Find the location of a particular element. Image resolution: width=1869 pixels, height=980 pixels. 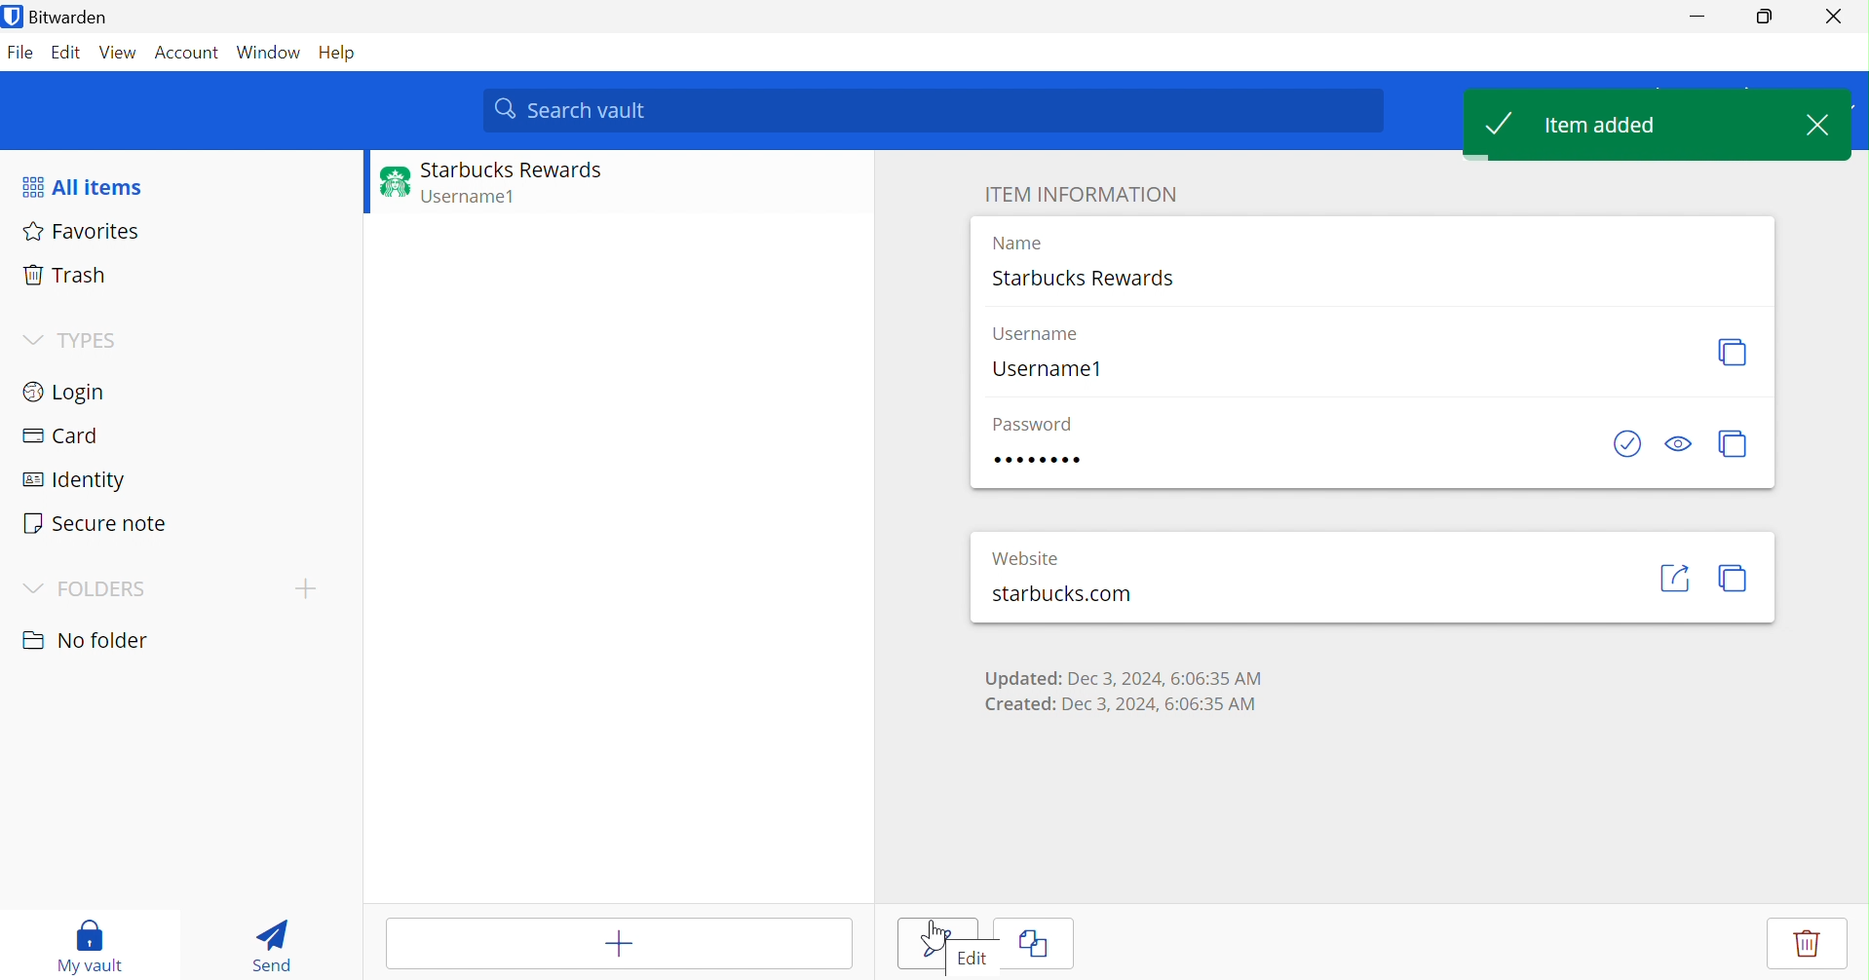

Copy URI is located at coordinates (1733, 576).